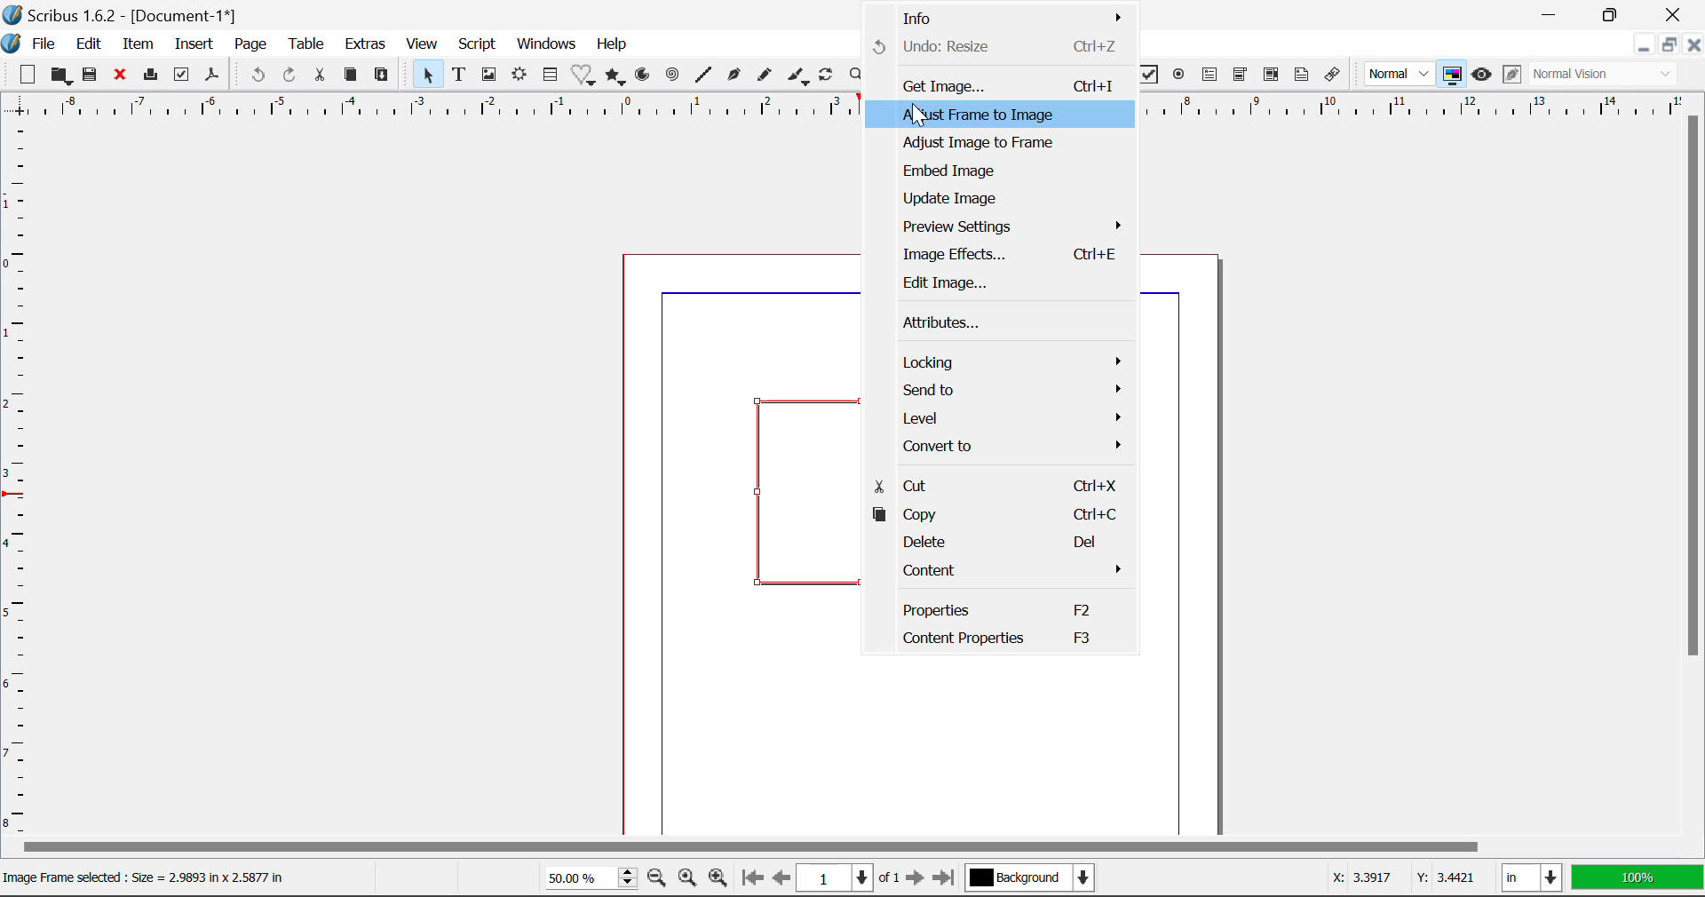 The width and height of the screenshot is (1705, 897). I want to click on Image Frame selected : Size = 2.9893 in x 2.5877 in, so click(162, 878).